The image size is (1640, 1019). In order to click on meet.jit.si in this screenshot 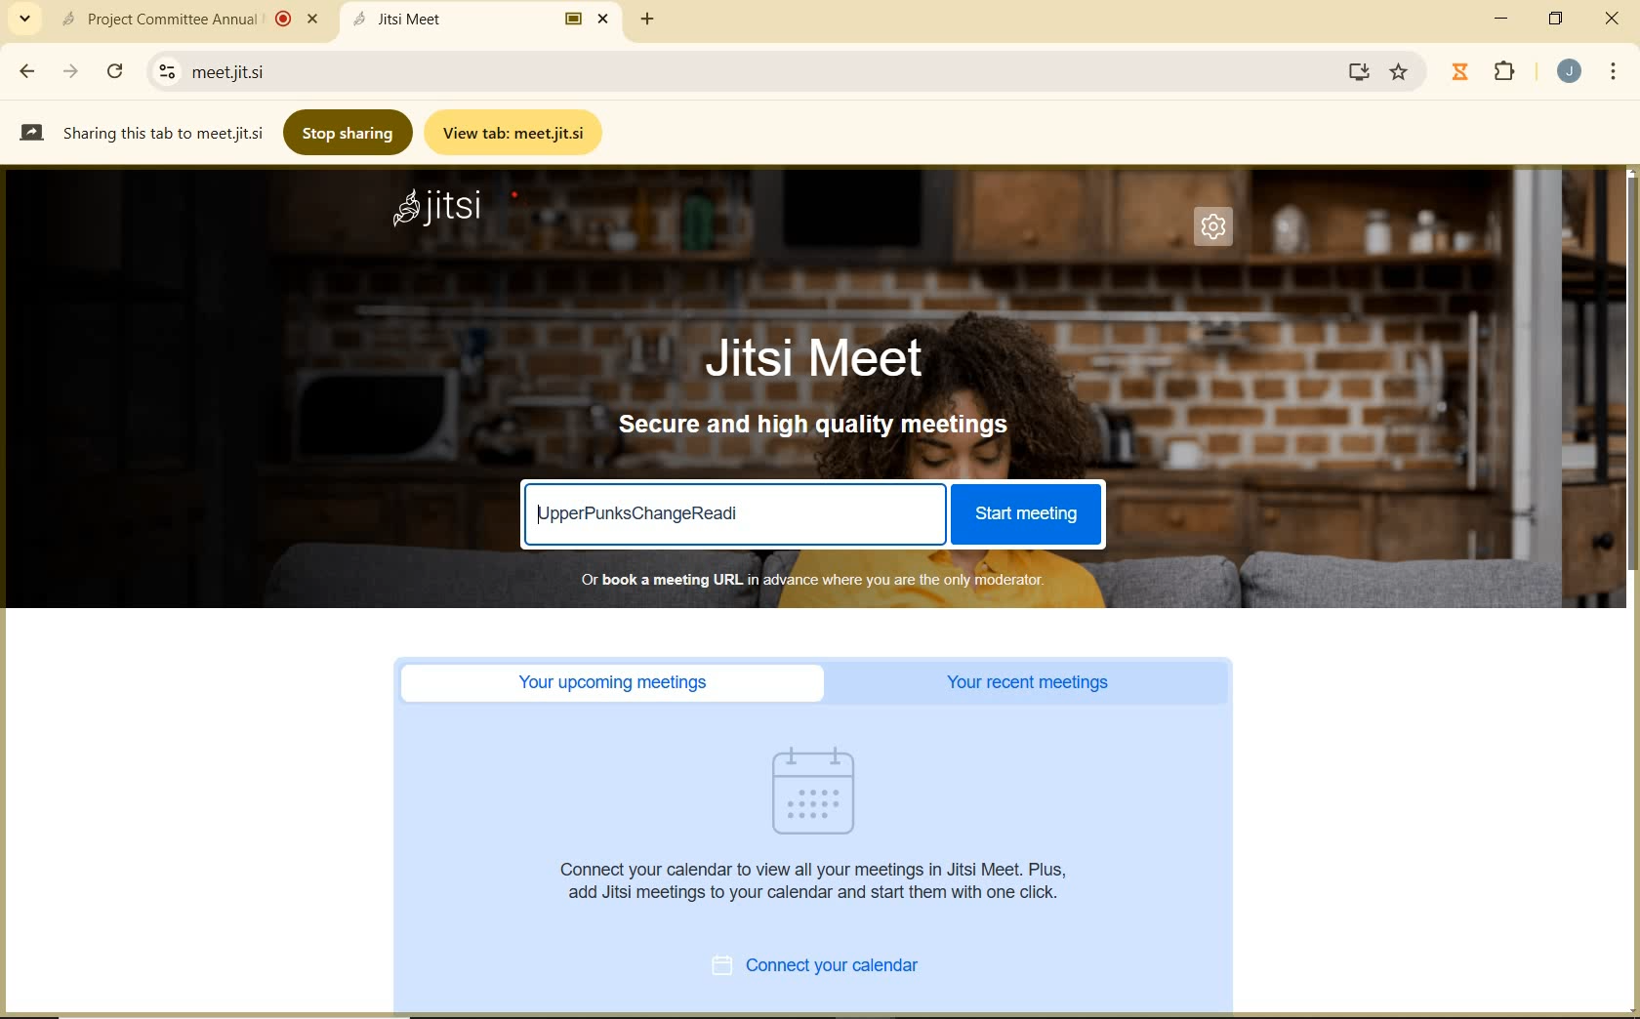, I will do `click(308, 71)`.